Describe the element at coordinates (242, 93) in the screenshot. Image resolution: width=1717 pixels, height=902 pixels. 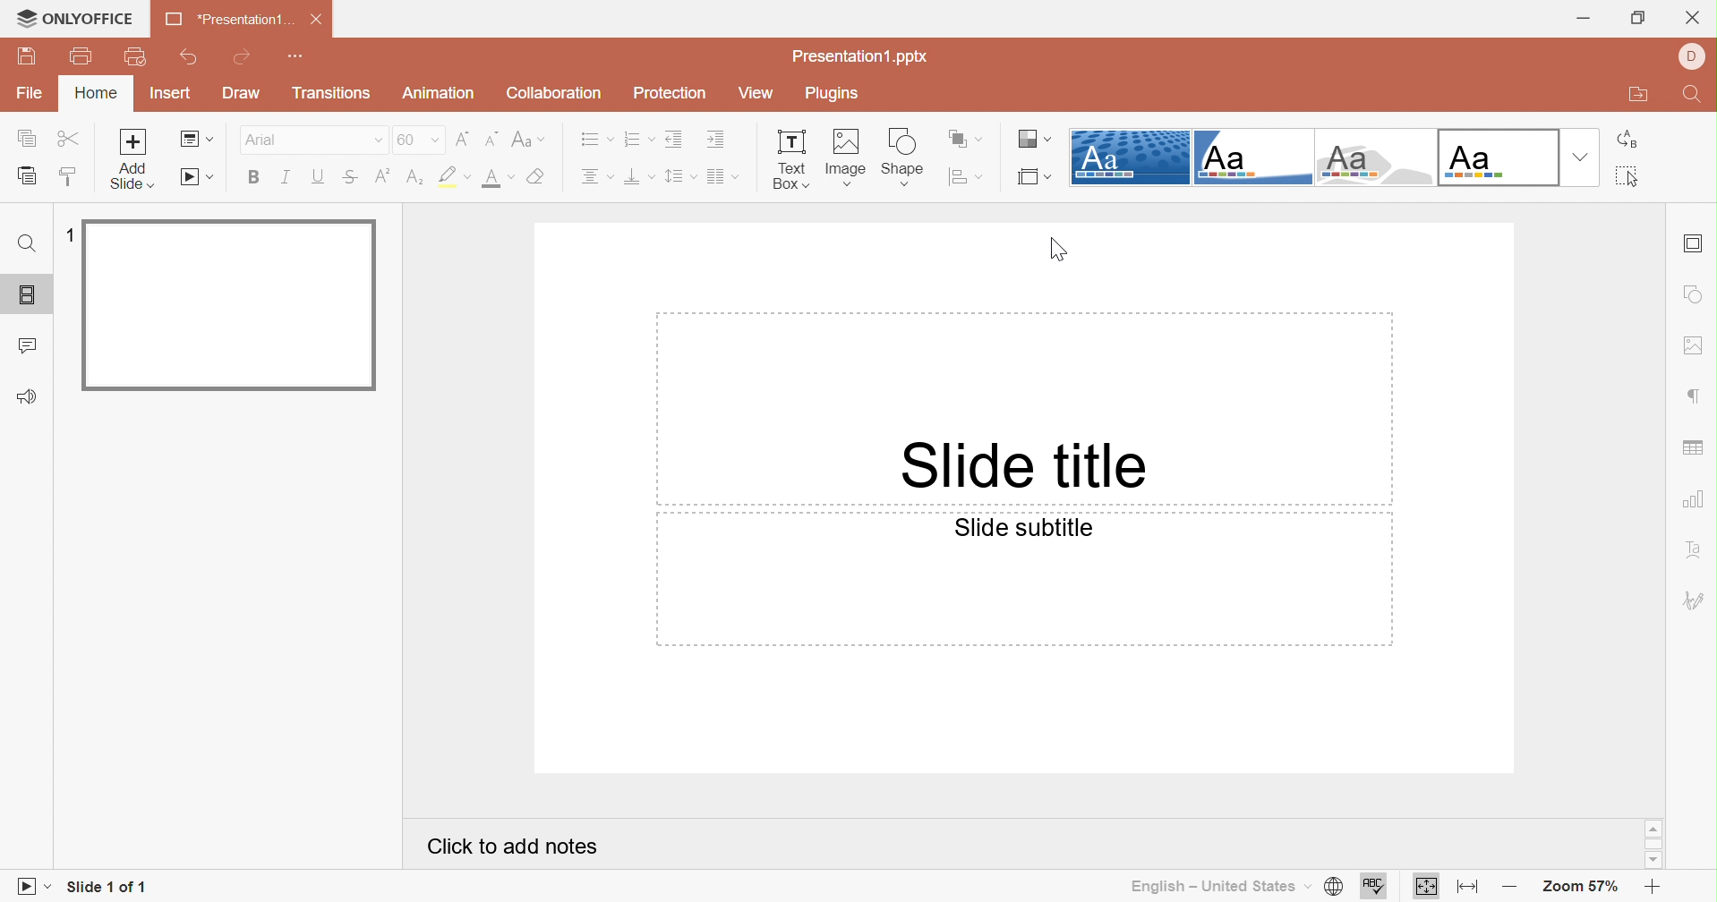
I see `Draw` at that location.